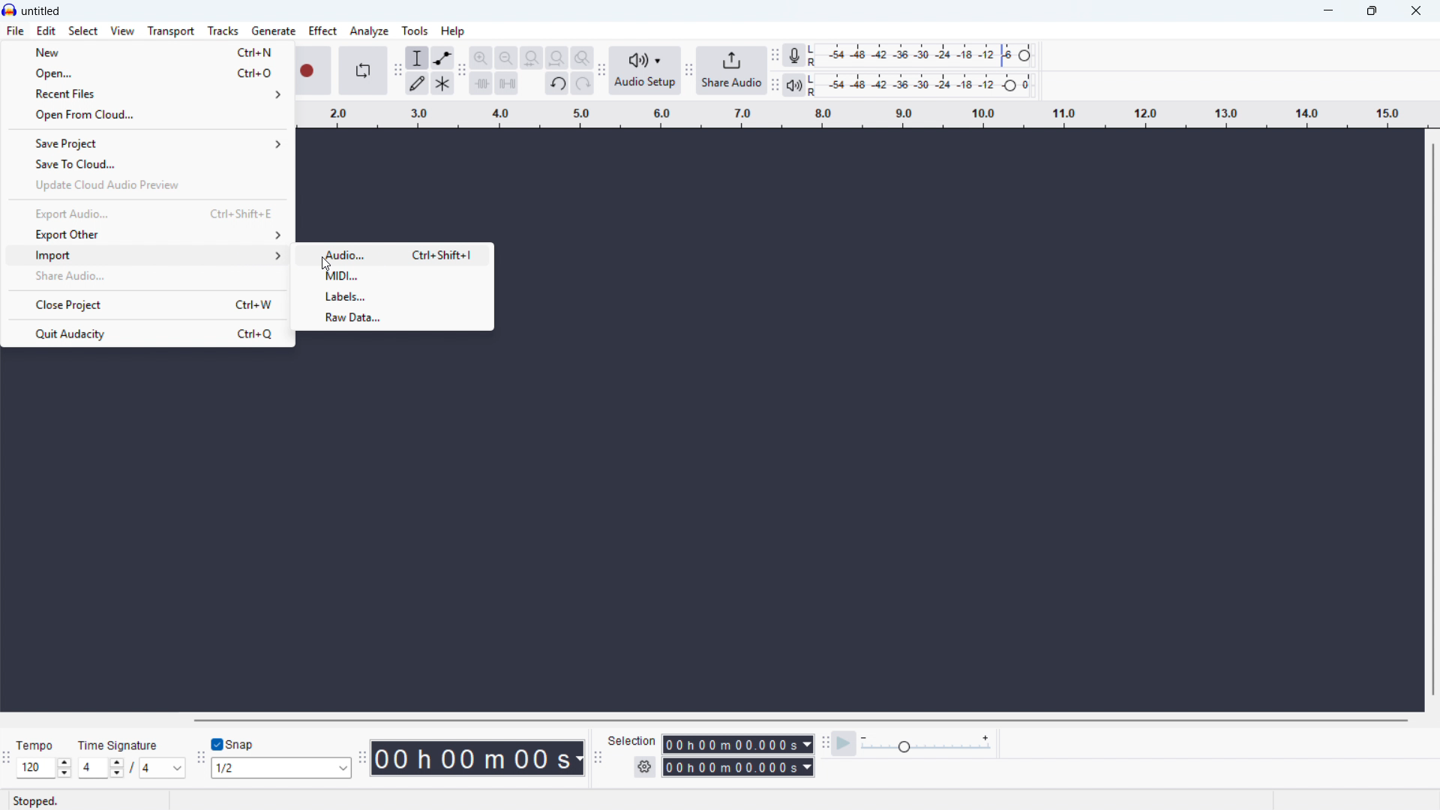 The image size is (1440, 810). I want to click on Set time signature , so click(133, 768).